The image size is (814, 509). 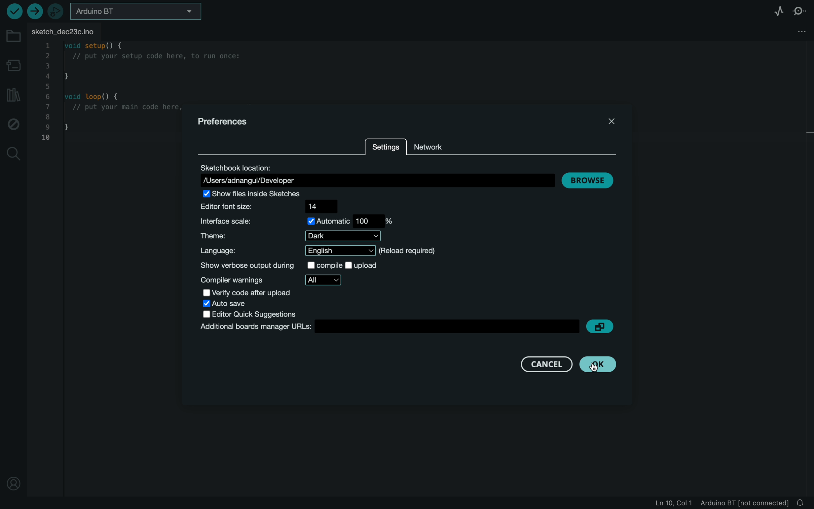 What do you see at coordinates (609, 121) in the screenshot?
I see `close` at bounding box center [609, 121].